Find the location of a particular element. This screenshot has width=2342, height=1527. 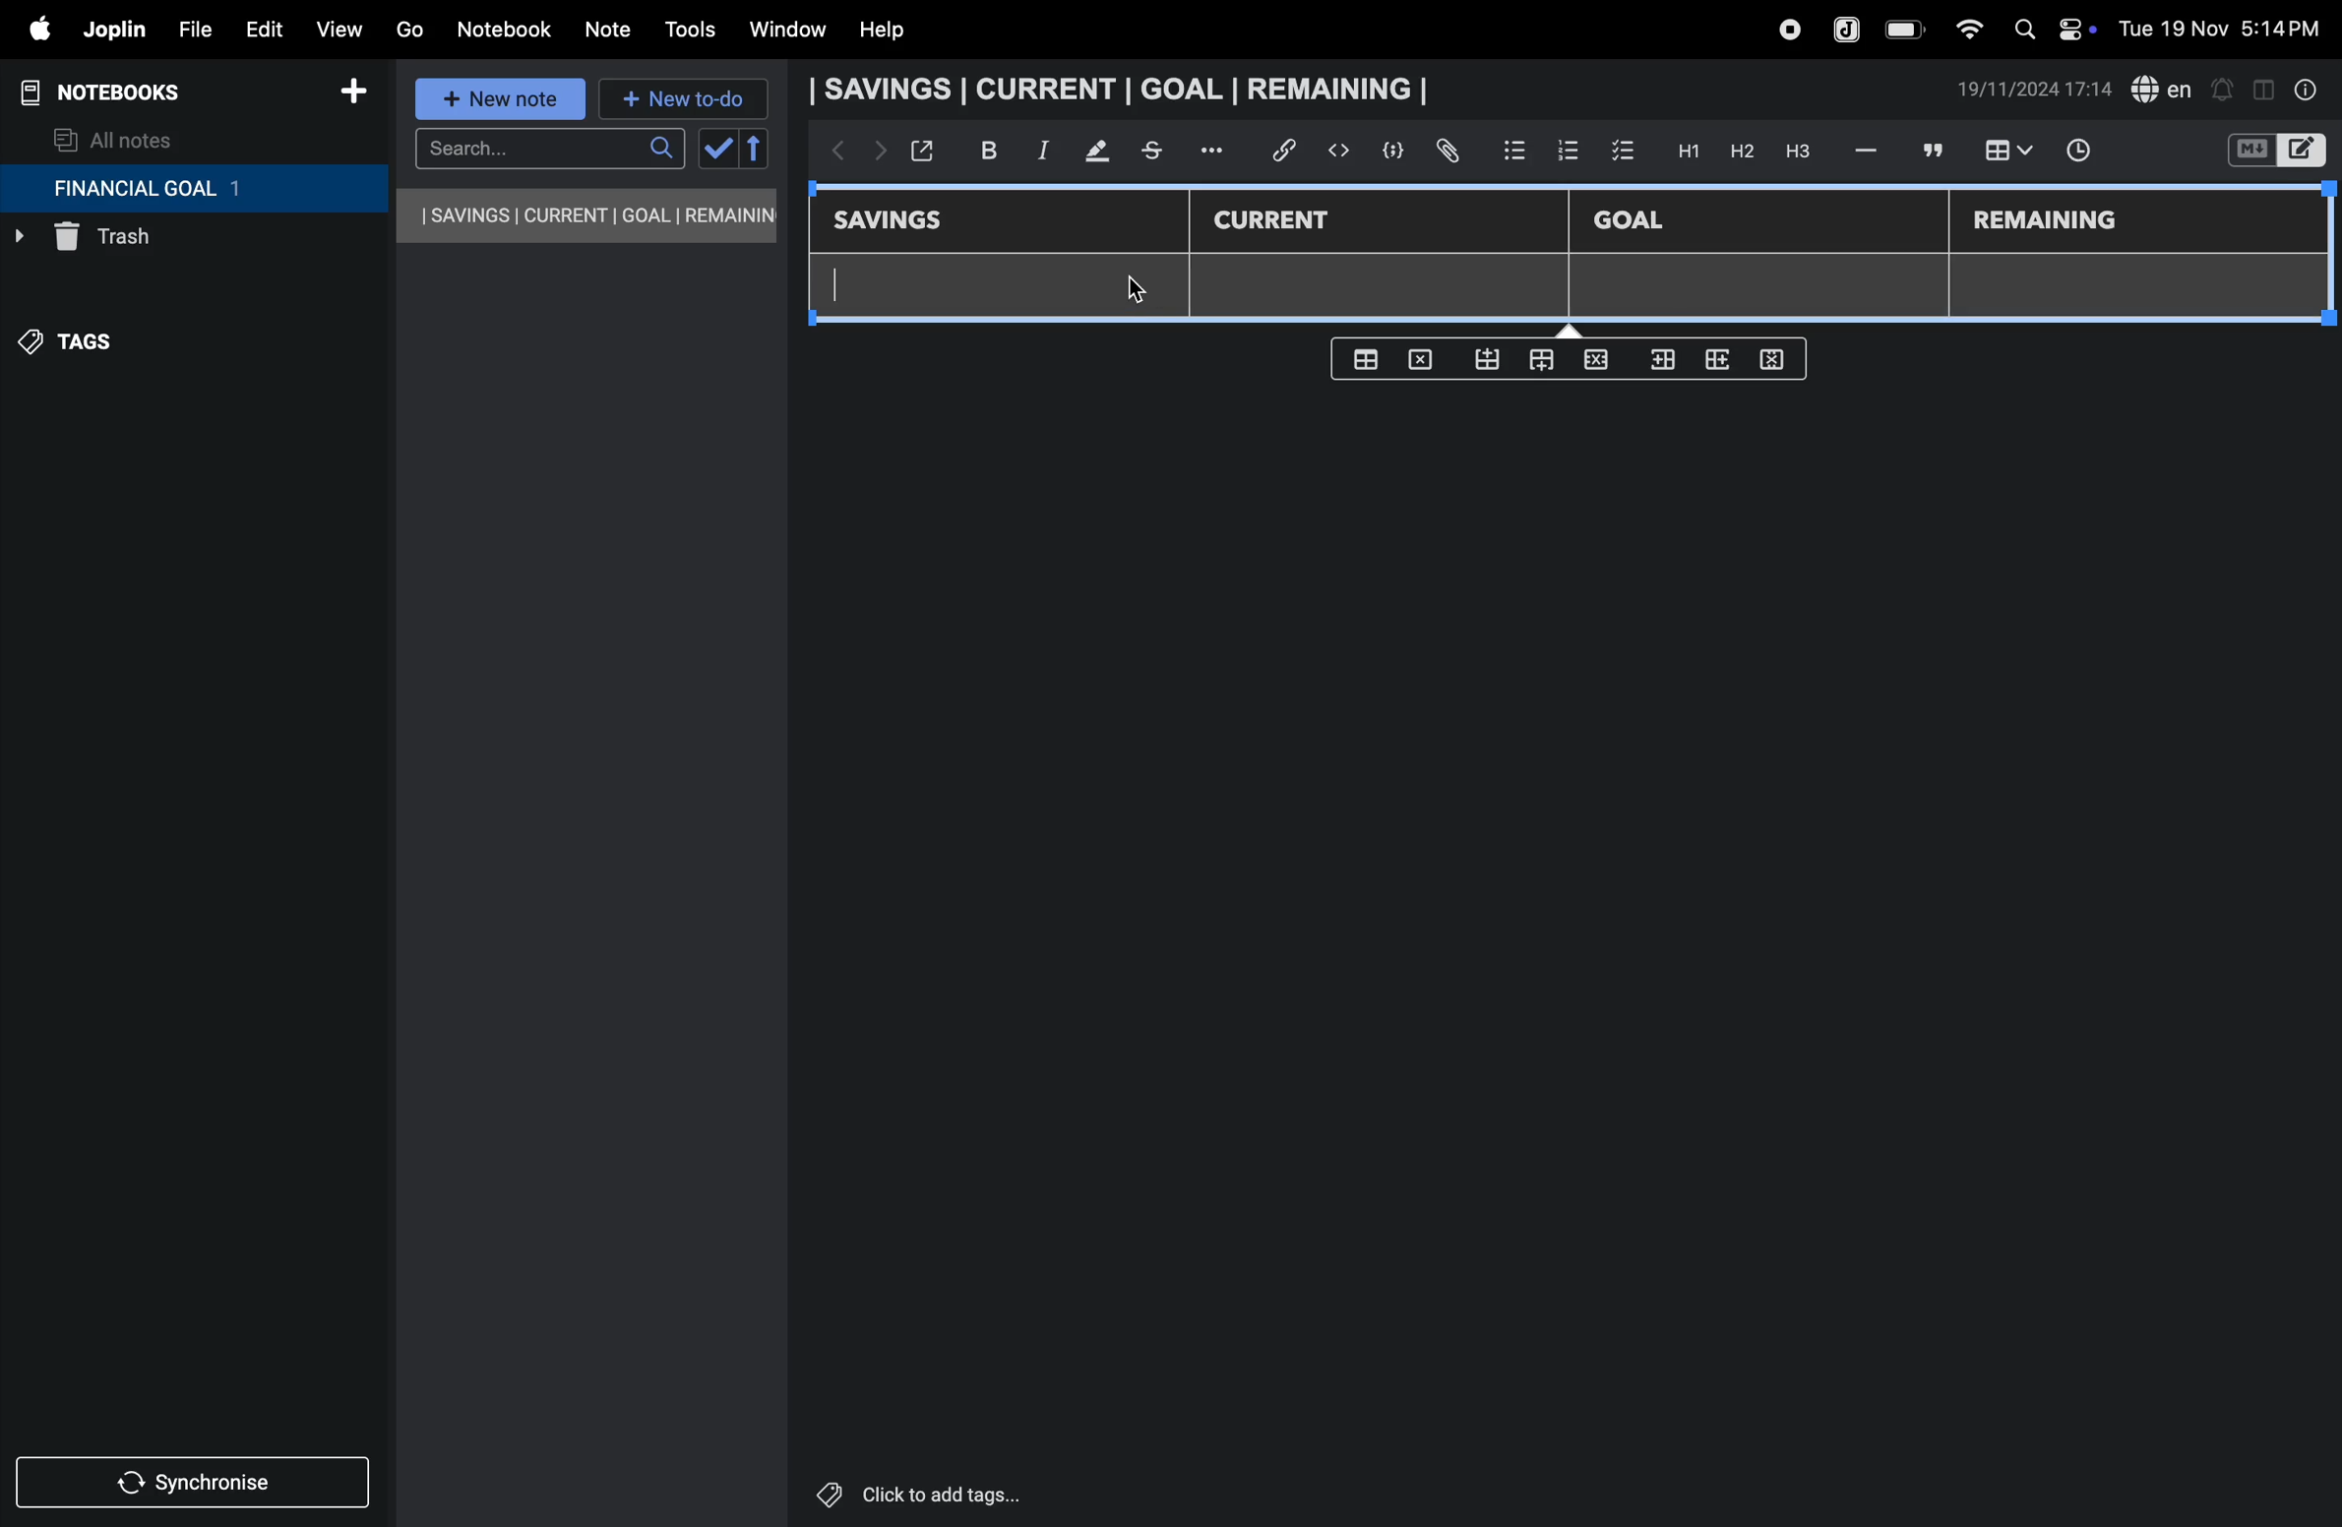

financial goal is located at coordinates (193, 189).